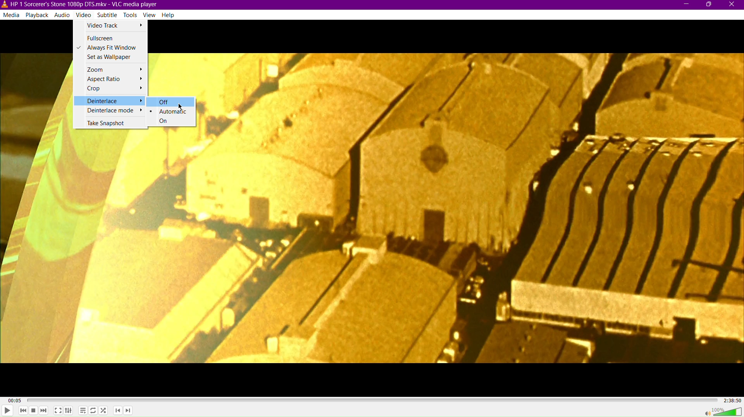 This screenshot has width=744, height=417. I want to click on Off, so click(171, 101).